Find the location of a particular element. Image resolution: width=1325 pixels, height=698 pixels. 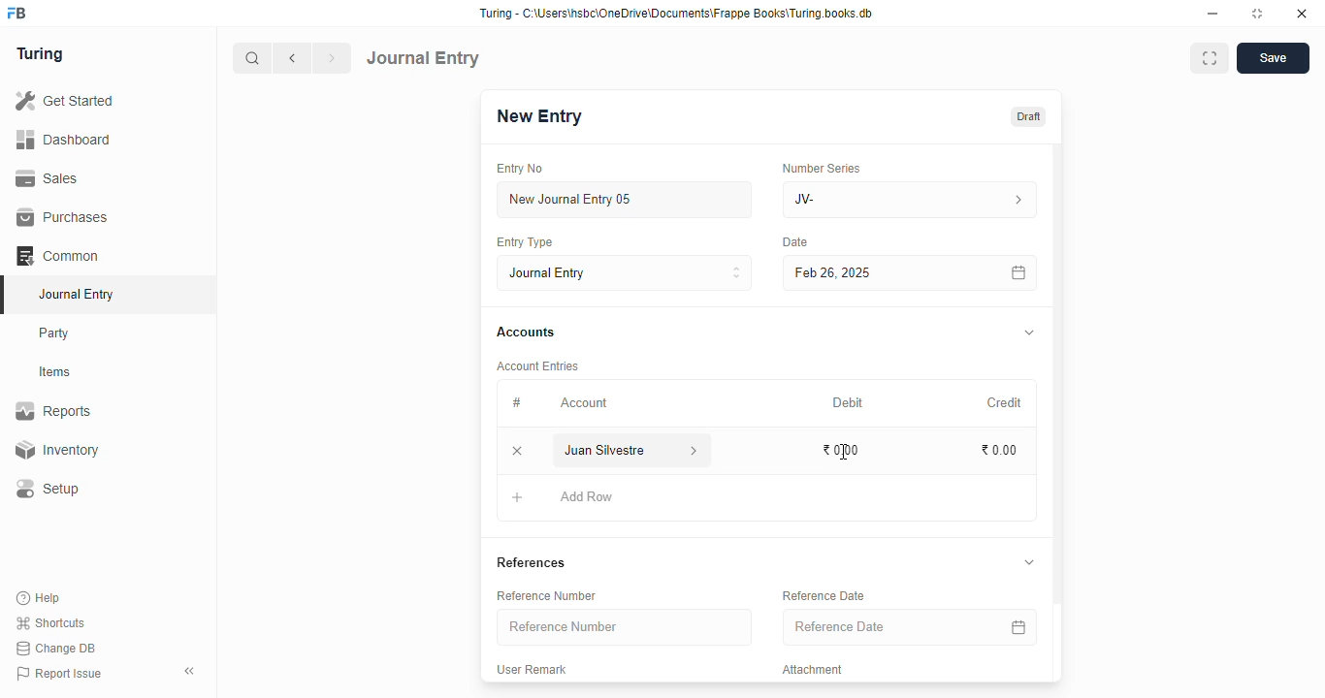

toggle sidebar is located at coordinates (191, 671).